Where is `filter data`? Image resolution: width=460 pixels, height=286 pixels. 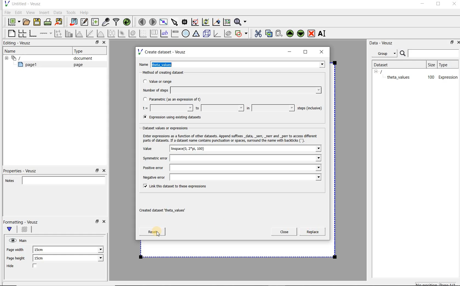
filter data is located at coordinates (116, 22).